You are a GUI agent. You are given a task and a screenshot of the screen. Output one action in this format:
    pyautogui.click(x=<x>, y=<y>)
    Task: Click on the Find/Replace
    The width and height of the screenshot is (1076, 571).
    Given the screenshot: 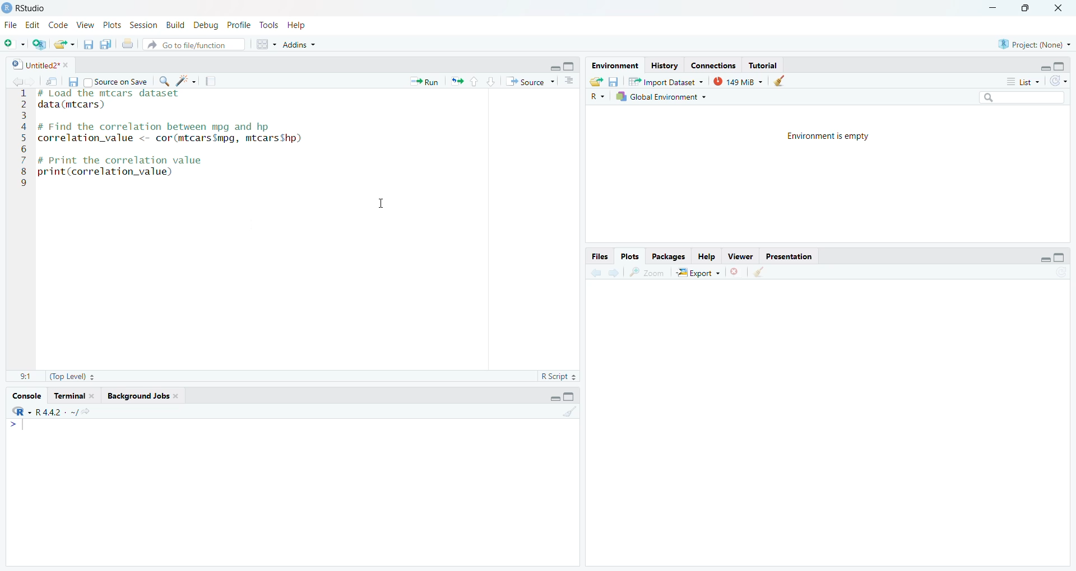 What is the action you would take?
    pyautogui.click(x=164, y=81)
    